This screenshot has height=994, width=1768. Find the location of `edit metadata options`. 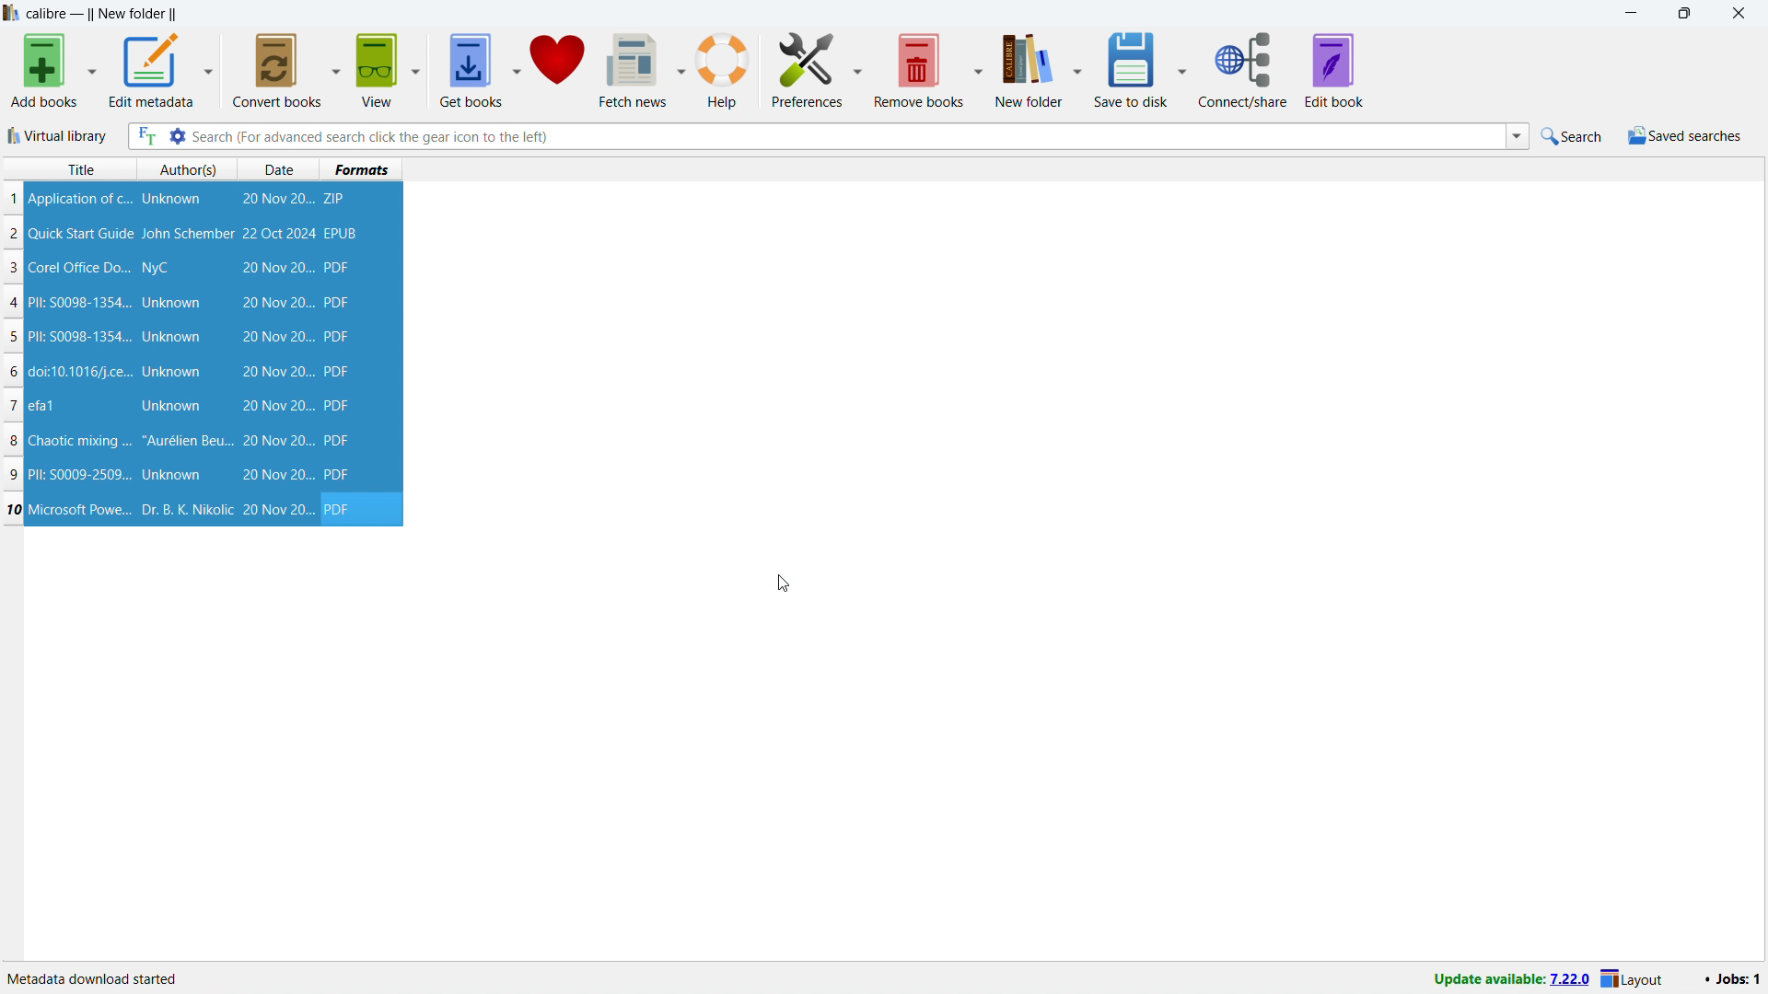

edit metadata options is located at coordinates (210, 69).